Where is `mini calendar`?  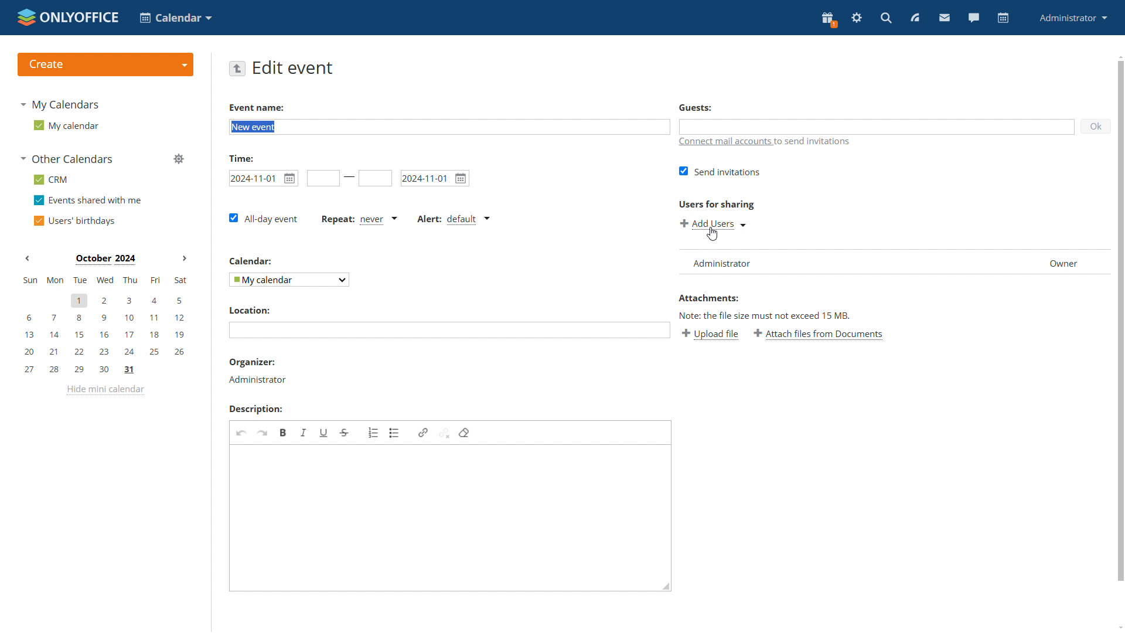 mini calendar is located at coordinates (104, 325).